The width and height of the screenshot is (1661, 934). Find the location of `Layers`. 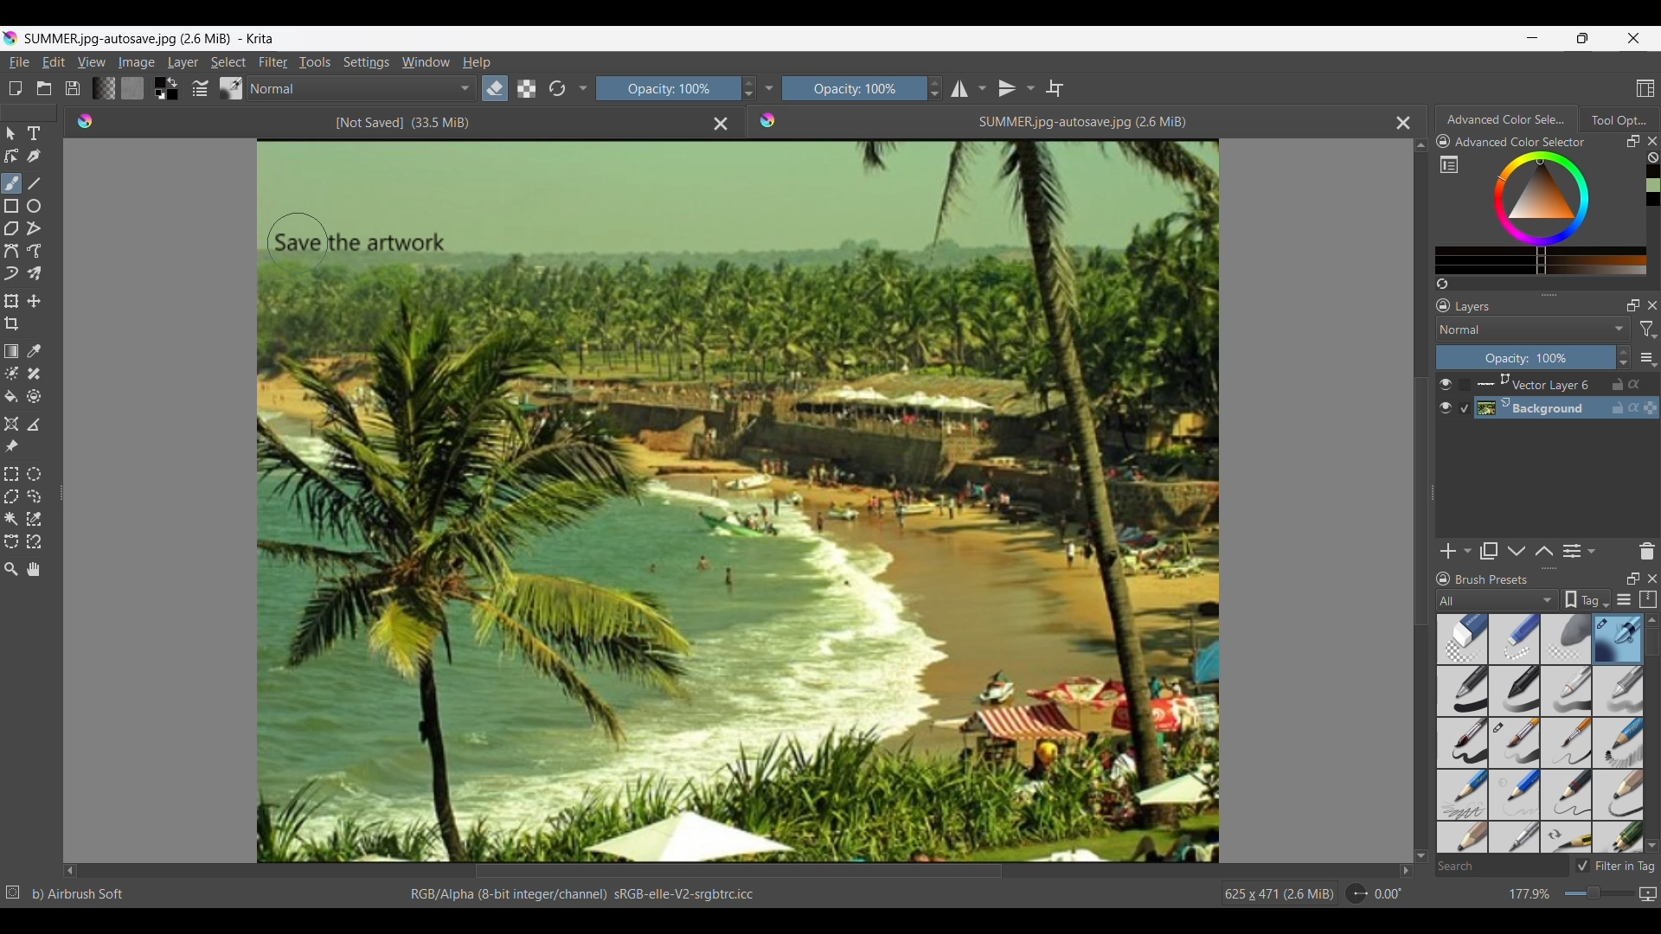

Layers is located at coordinates (1477, 306).